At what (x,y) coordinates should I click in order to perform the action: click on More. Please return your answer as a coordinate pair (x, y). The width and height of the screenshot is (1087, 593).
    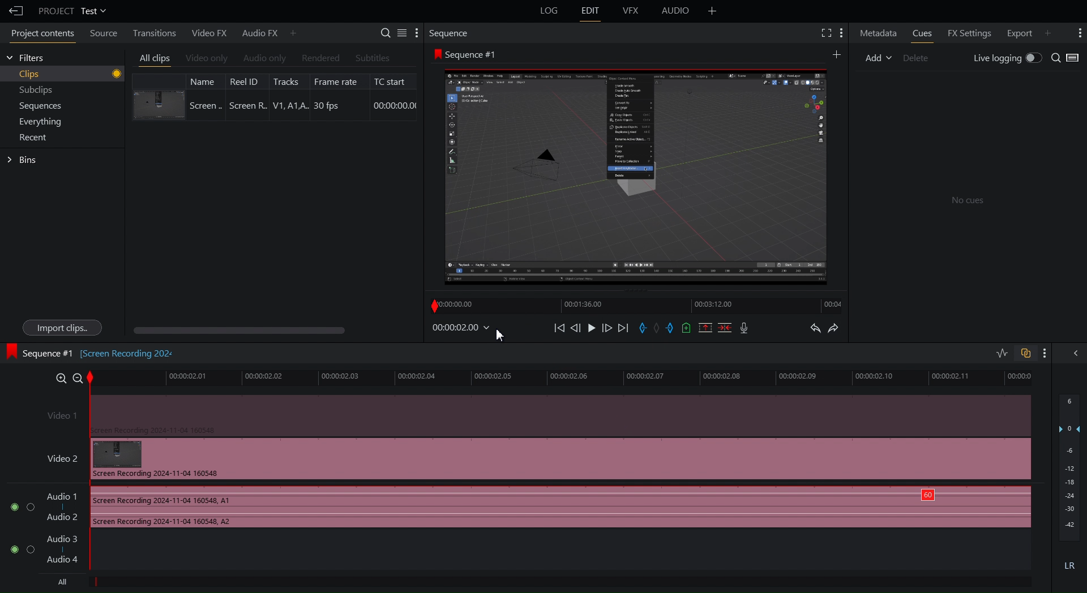
    Looking at the image, I should click on (842, 33).